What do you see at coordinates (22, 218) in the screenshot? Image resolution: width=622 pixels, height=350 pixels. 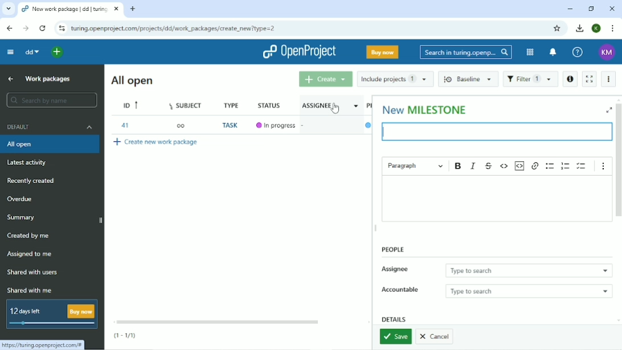 I see `Summary` at bounding box center [22, 218].